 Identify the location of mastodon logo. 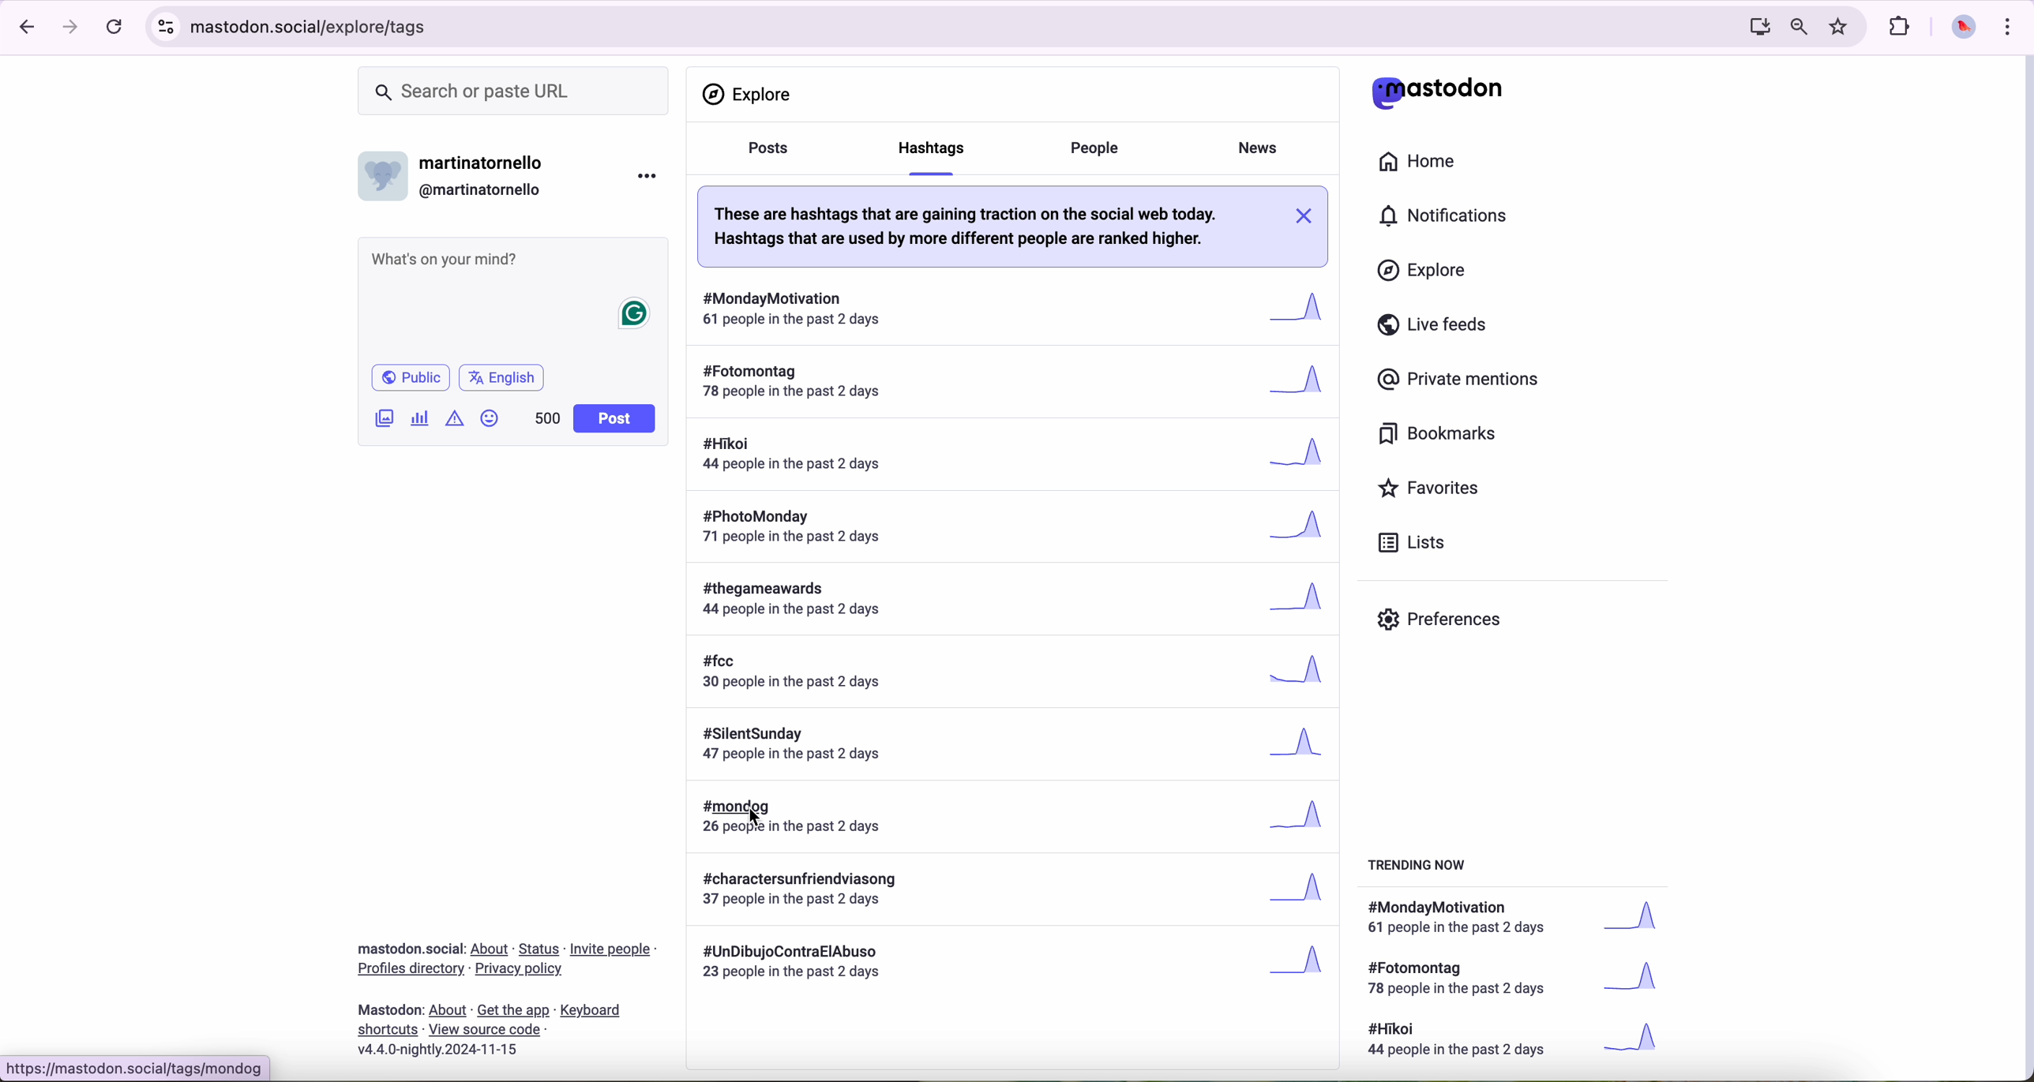
(1436, 92).